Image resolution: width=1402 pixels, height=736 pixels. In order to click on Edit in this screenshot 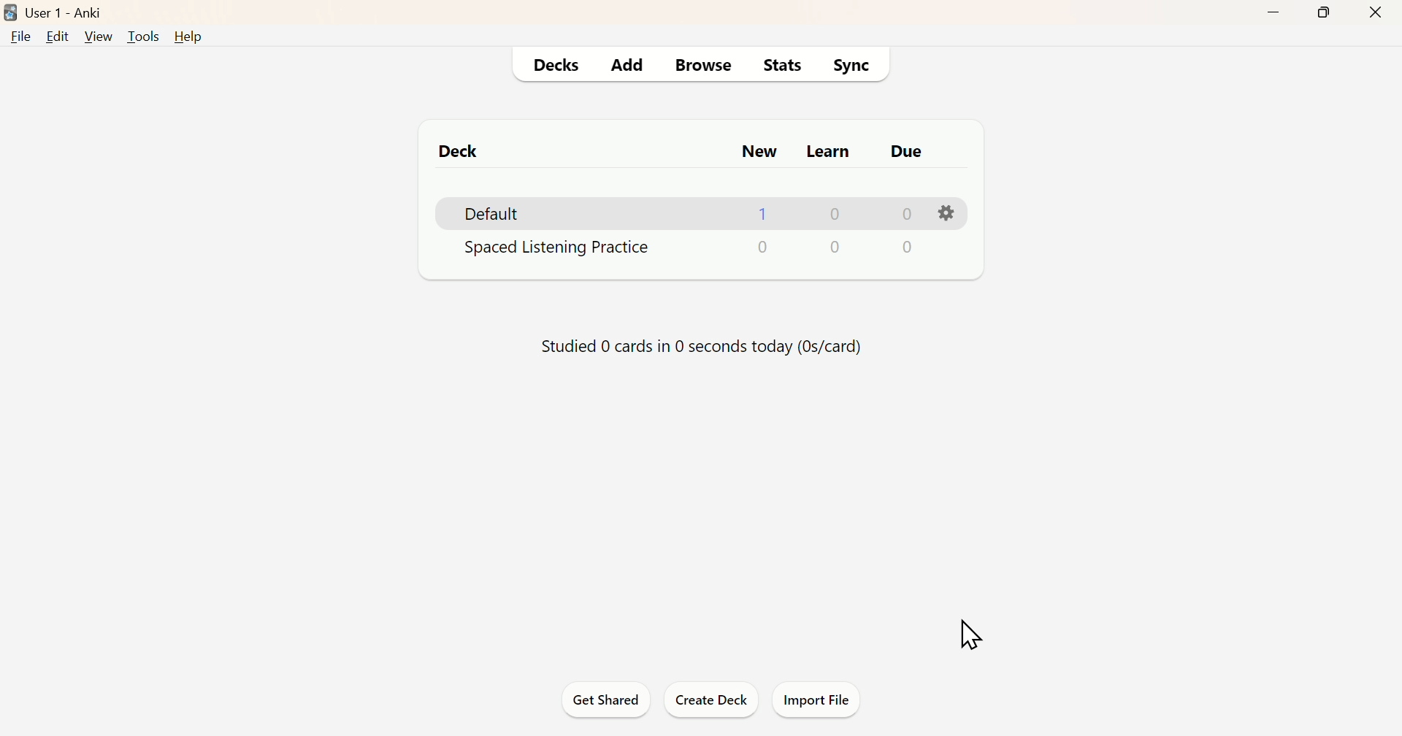, I will do `click(58, 39)`.